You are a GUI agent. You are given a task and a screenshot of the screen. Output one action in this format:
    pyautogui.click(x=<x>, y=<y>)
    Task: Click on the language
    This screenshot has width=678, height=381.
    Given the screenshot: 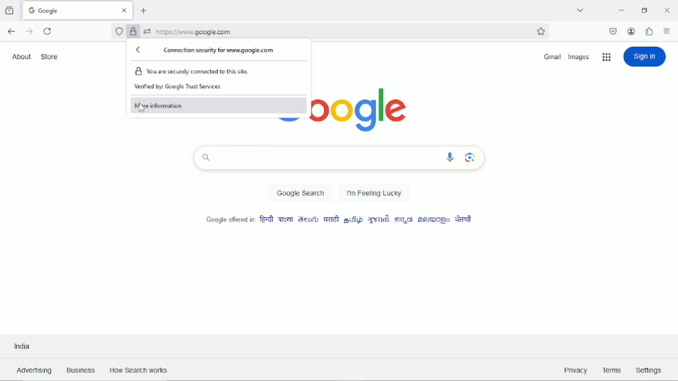 What is the action you would take?
    pyautogui.click(x=432, y=221)
    